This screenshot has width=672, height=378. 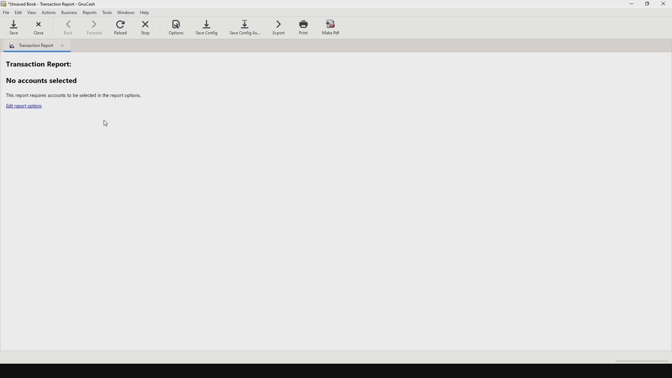 What do you see at coordinates (49, 13) in the screenshot?
I see `actions` at bounding box center [49, 13].